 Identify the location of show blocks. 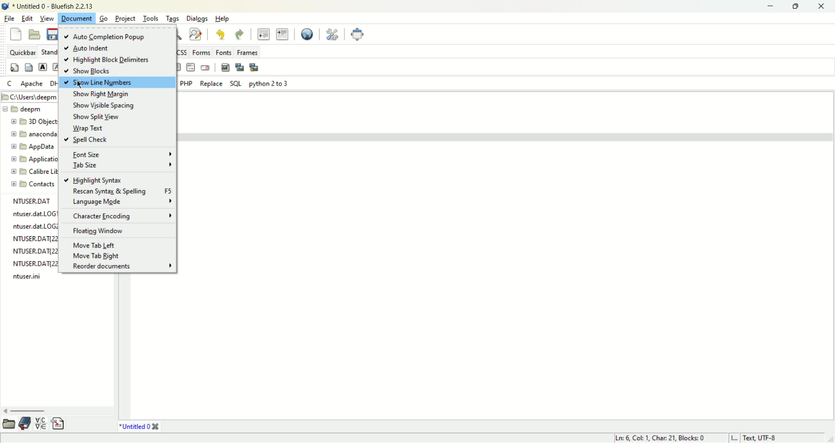
(88, 71).